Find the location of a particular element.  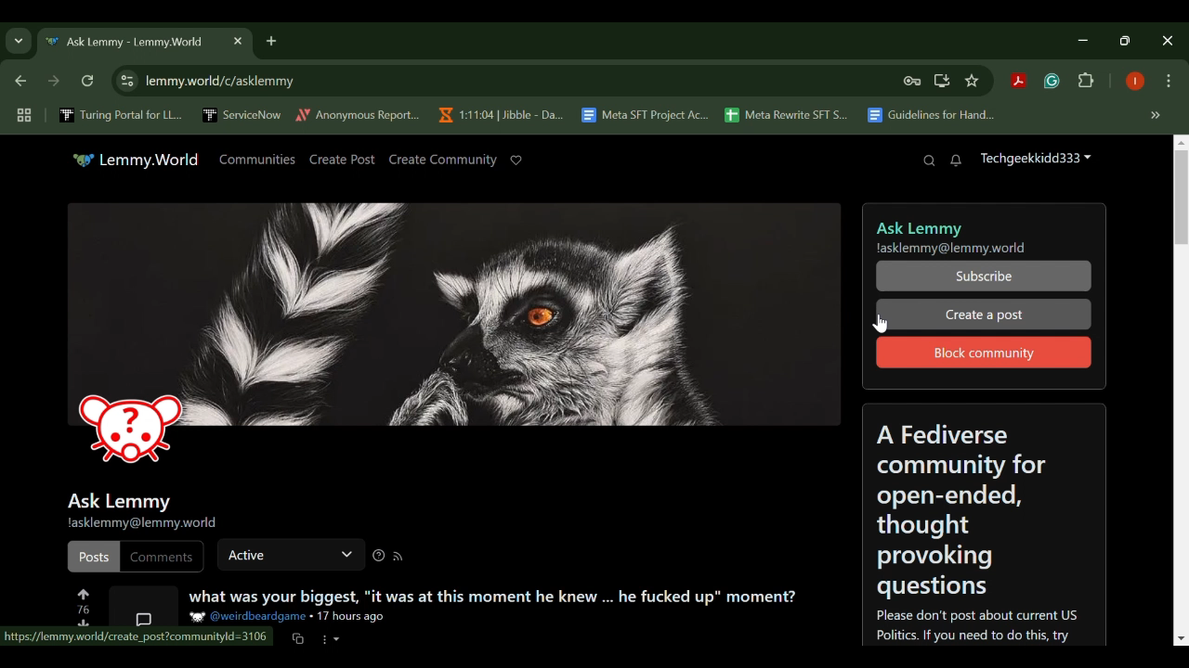

Minimize Window is located at coordinates (1128, 40).